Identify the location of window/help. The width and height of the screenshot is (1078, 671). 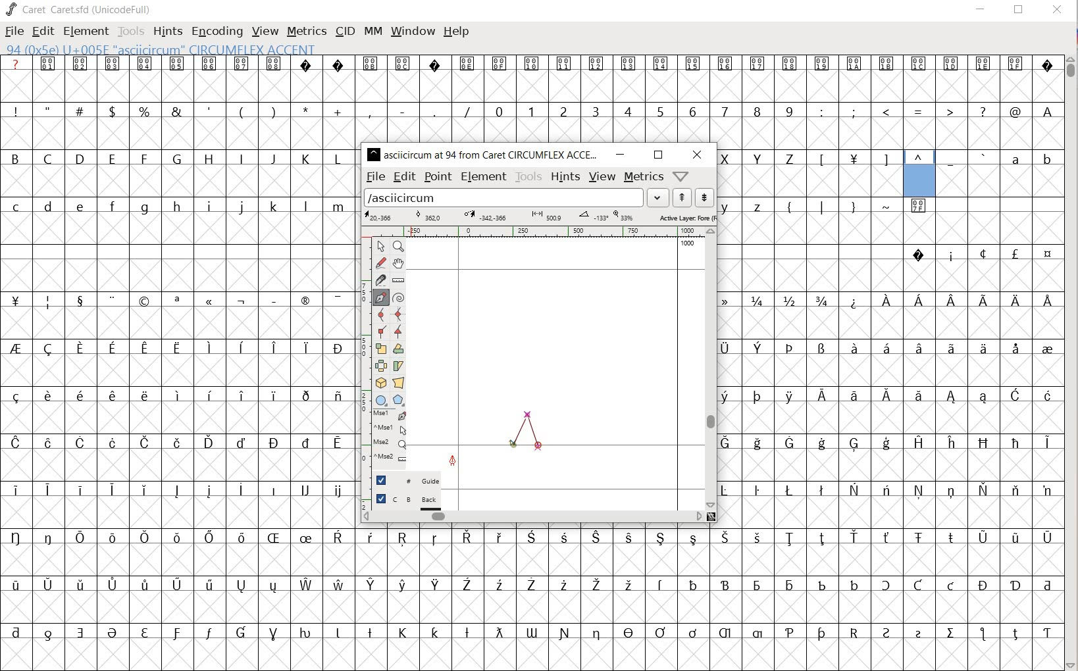
(679, 176).